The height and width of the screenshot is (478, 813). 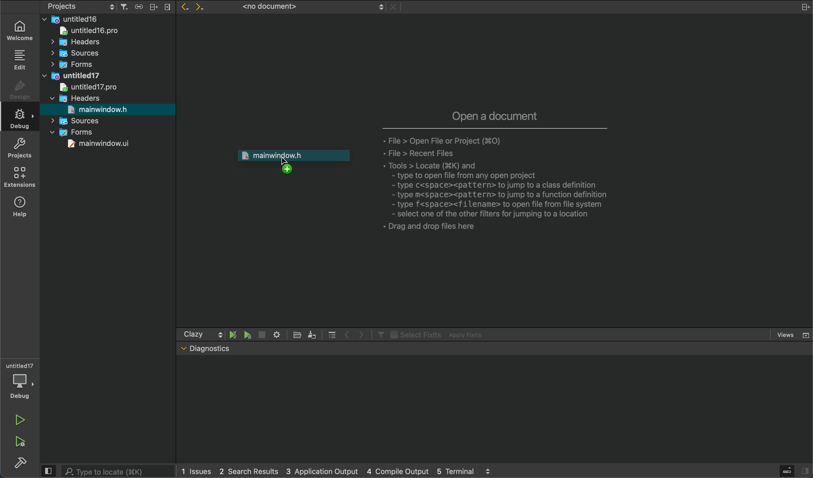 What do you see at coordinates (86, 30) in the screenshot?
I see `untitled16.pro` at bounding box center [86, 30].